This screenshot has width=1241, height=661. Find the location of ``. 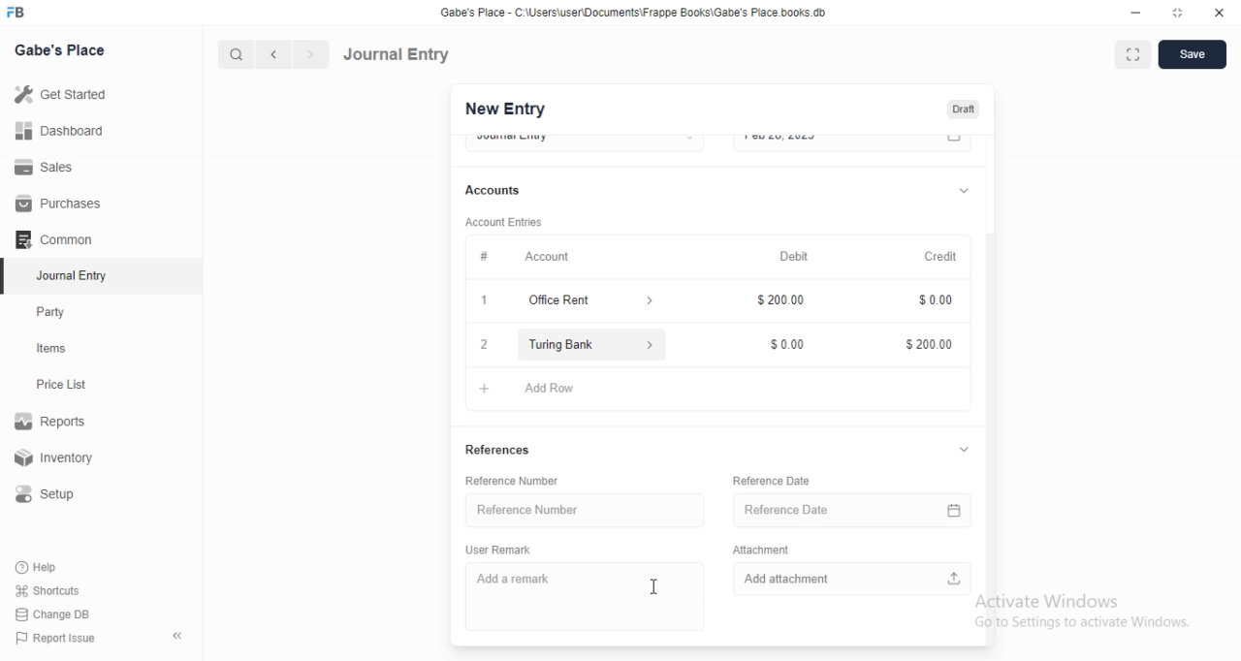

 is located at coordinates (930, 299).